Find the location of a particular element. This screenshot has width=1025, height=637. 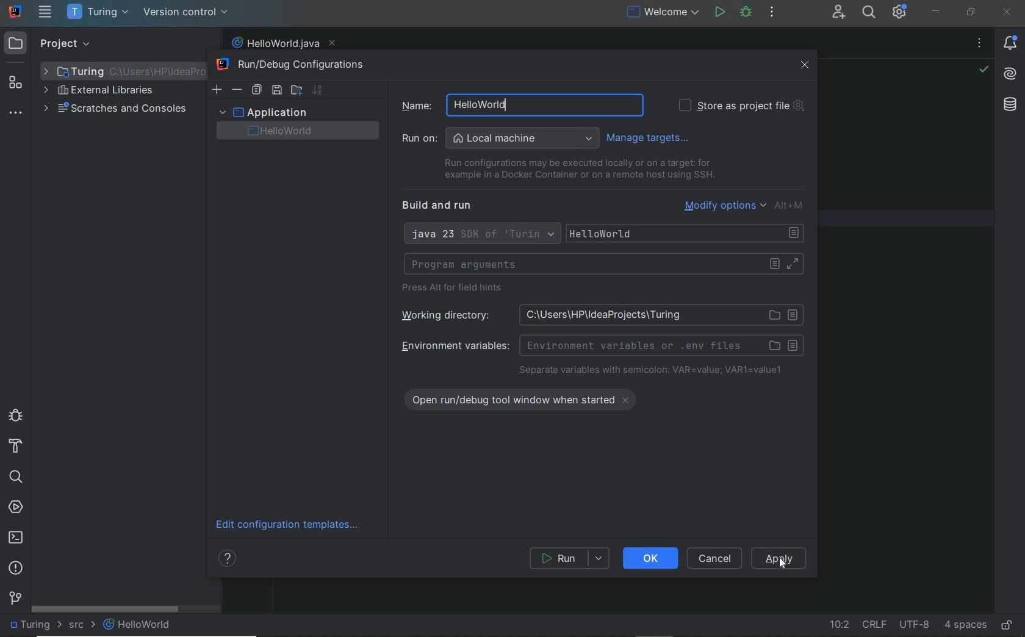

ADD NEW CONFIGURATION is located at coordinates (218, 89).